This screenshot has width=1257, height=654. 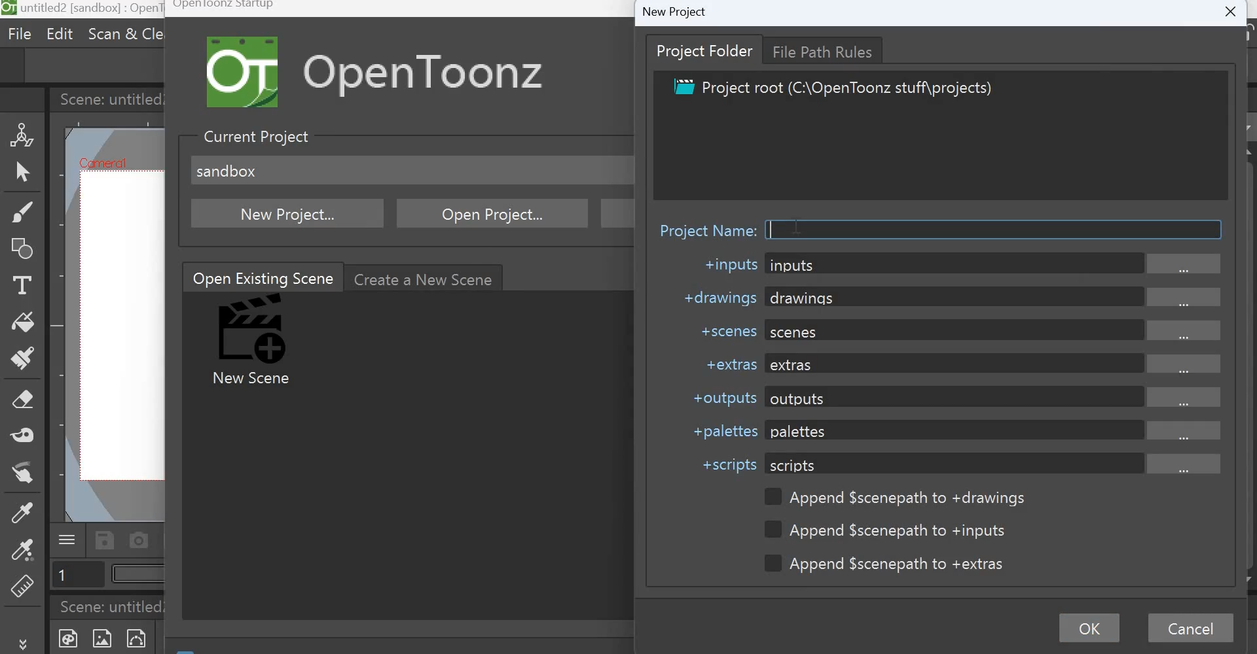 What do you see at coordinates (995, 430) in the screenshot?
I see `palettes` at bounding box center [995, 430].